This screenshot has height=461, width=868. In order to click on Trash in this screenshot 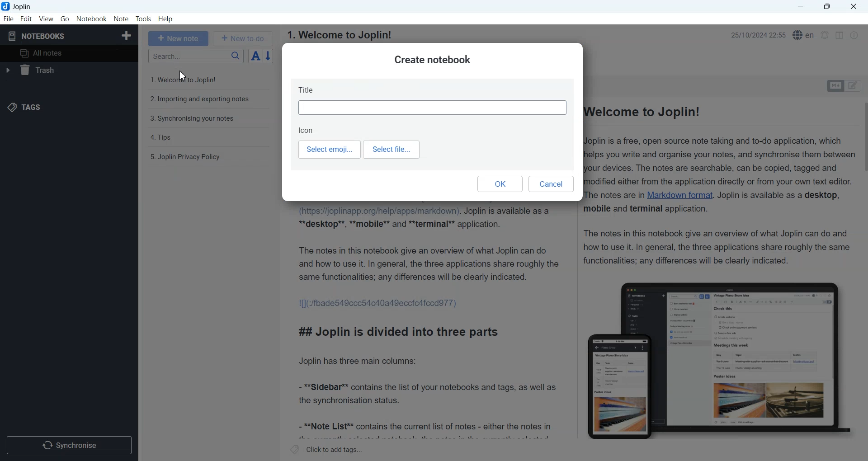, I will do `click(68, 70)`.